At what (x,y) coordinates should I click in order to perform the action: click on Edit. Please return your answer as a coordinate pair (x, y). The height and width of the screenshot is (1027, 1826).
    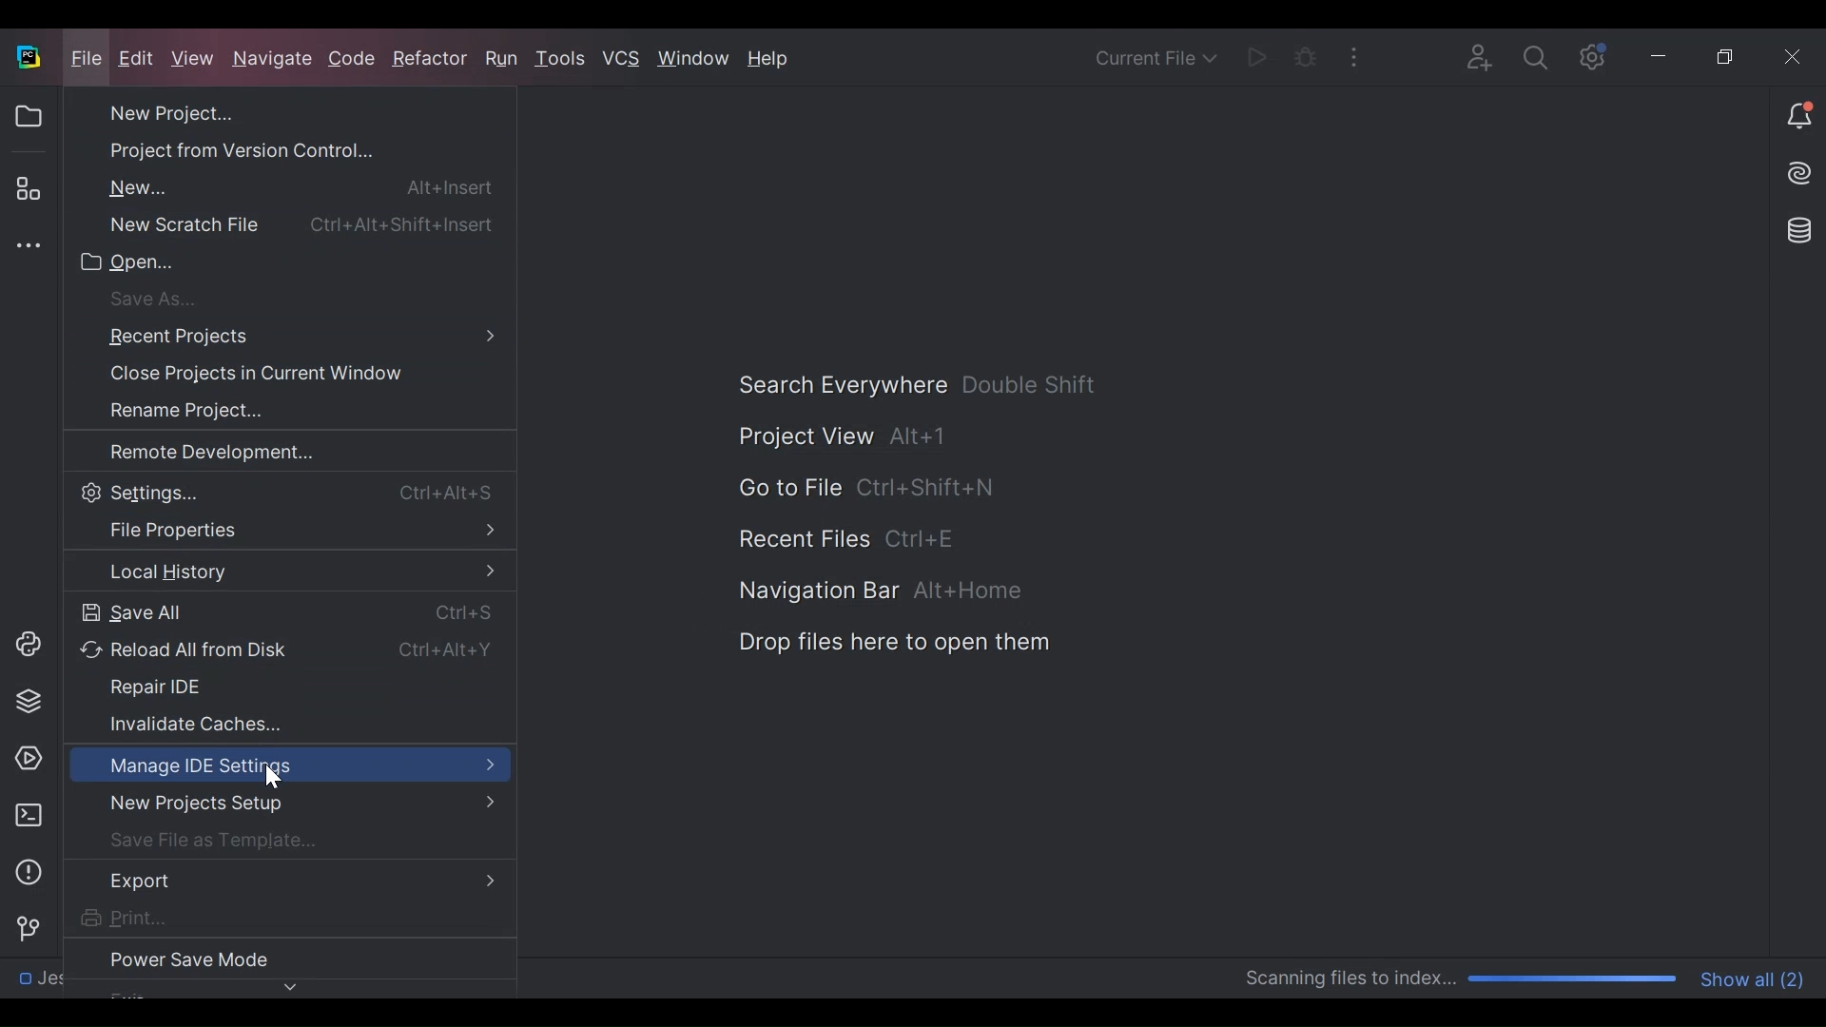
    Looking at the image, I should click on (139, 60).